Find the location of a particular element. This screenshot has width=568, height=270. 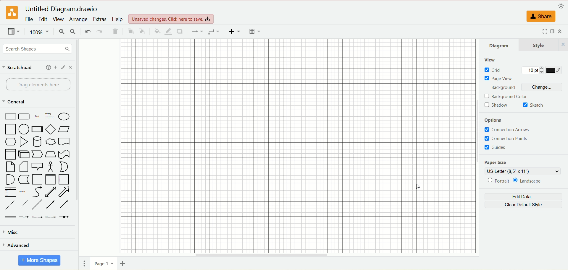

misc is located at coordinates (13, 232).